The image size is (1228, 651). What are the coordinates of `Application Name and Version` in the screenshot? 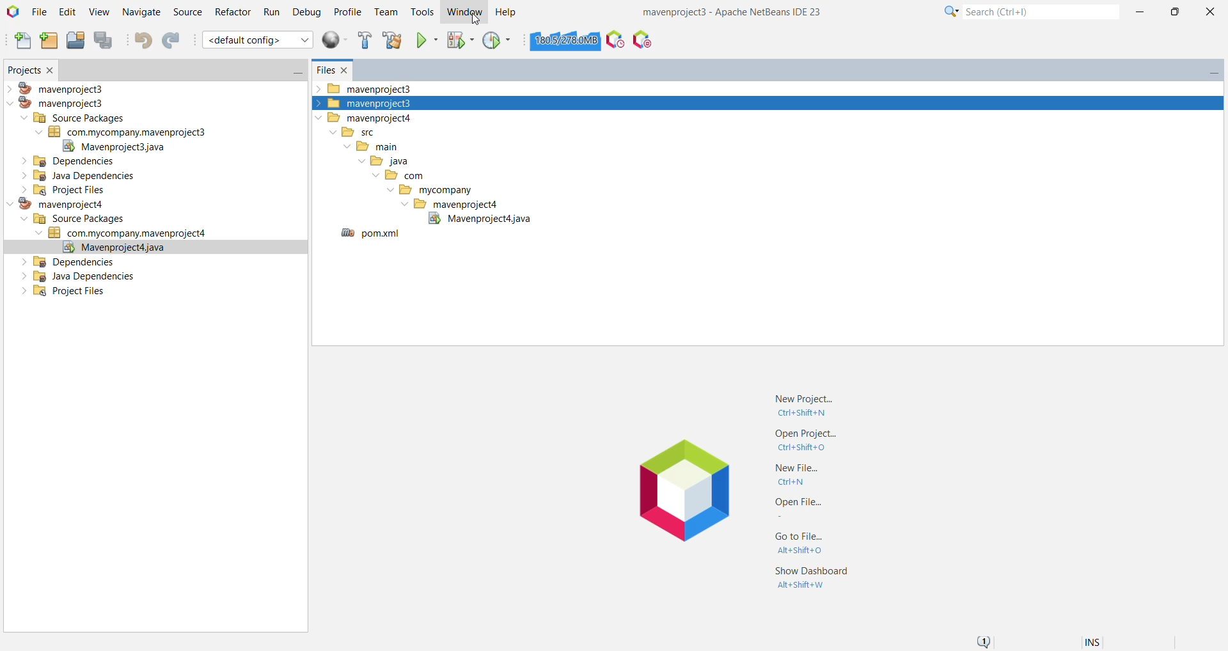 It's located at (734, 13).